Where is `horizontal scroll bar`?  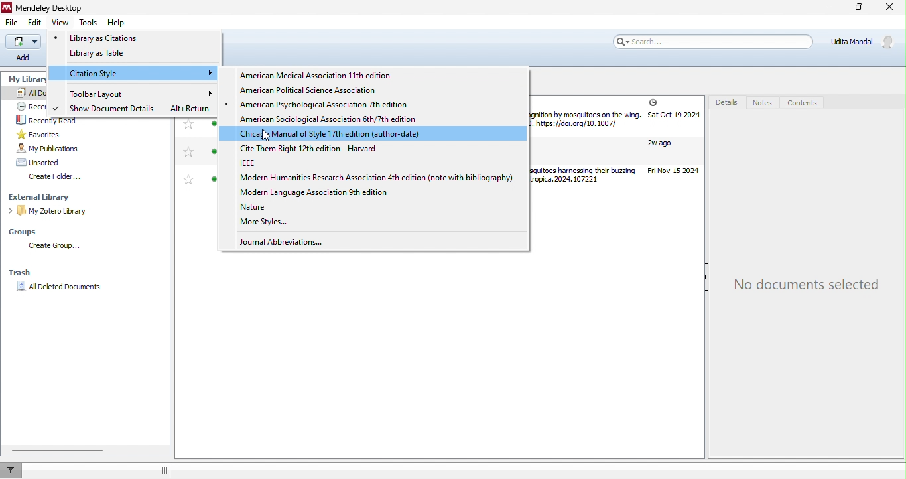 horizontal scroll bar is located at coordinates (58, 449).